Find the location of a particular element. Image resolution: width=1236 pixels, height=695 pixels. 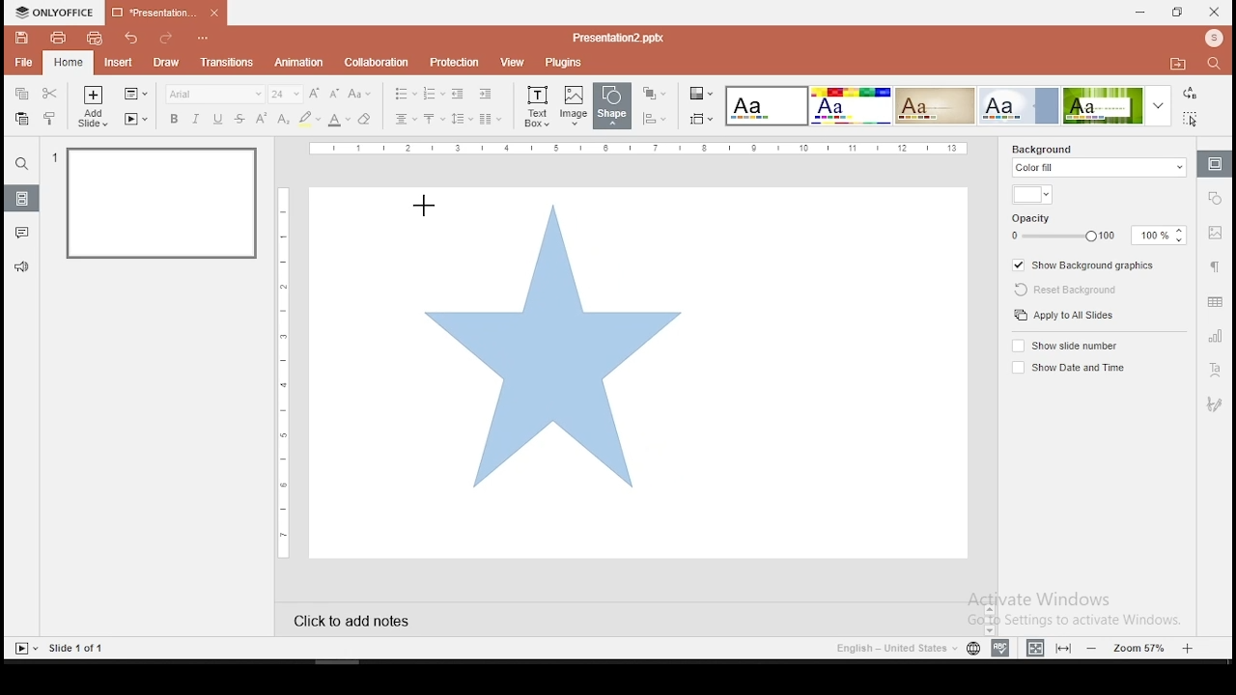

apply to all slides is located at coordinates (1066, 315).